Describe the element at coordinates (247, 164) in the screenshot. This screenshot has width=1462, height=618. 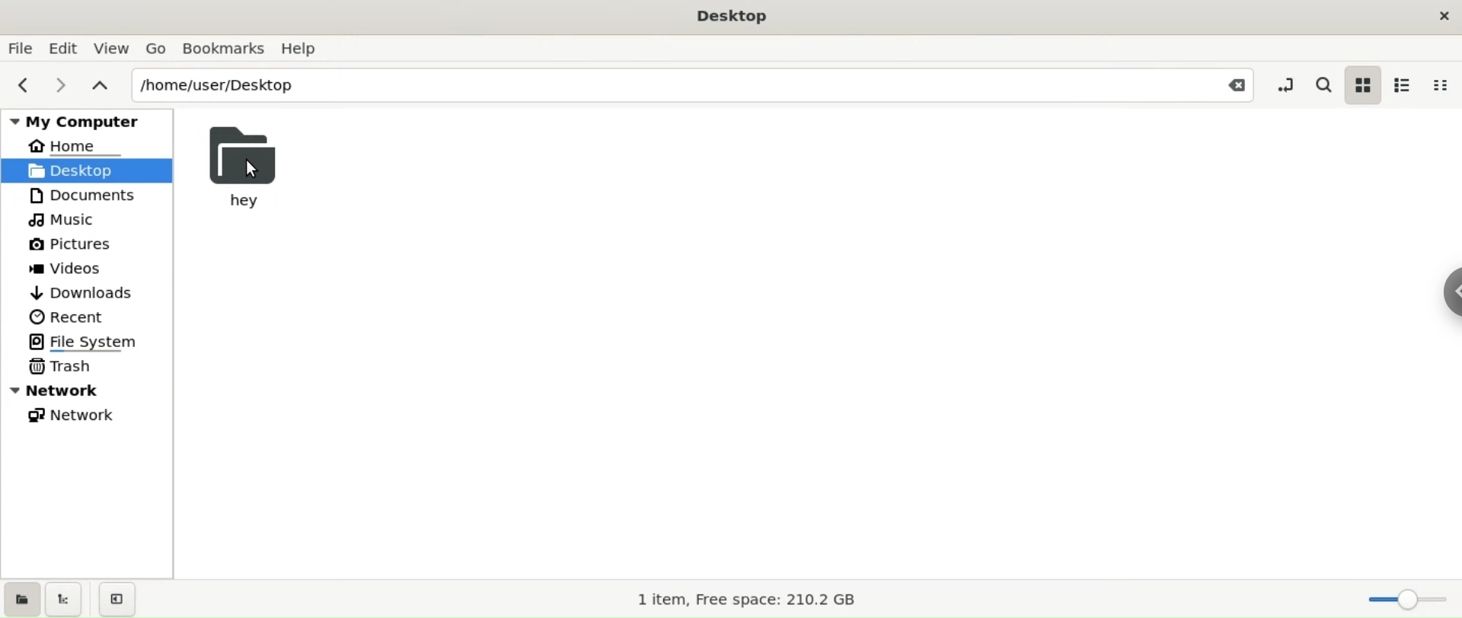
I see `hey` at that location.